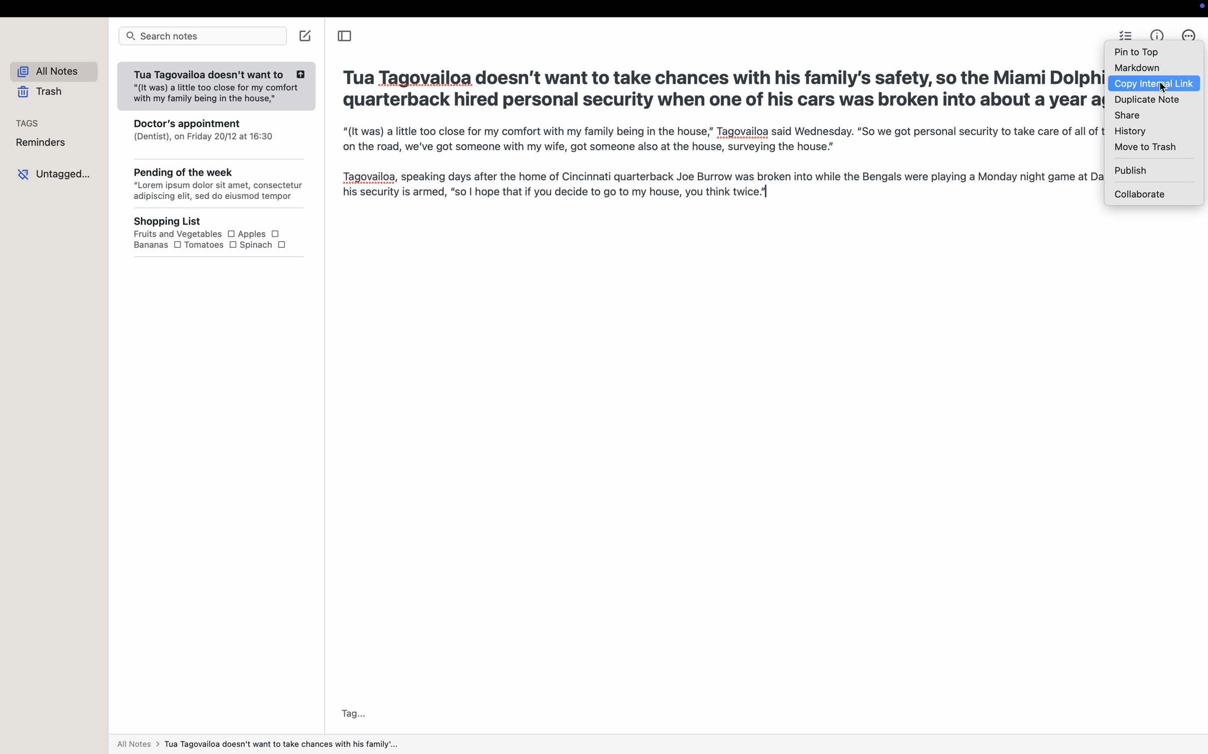  I want to click on checklist, so click(1124, 34).